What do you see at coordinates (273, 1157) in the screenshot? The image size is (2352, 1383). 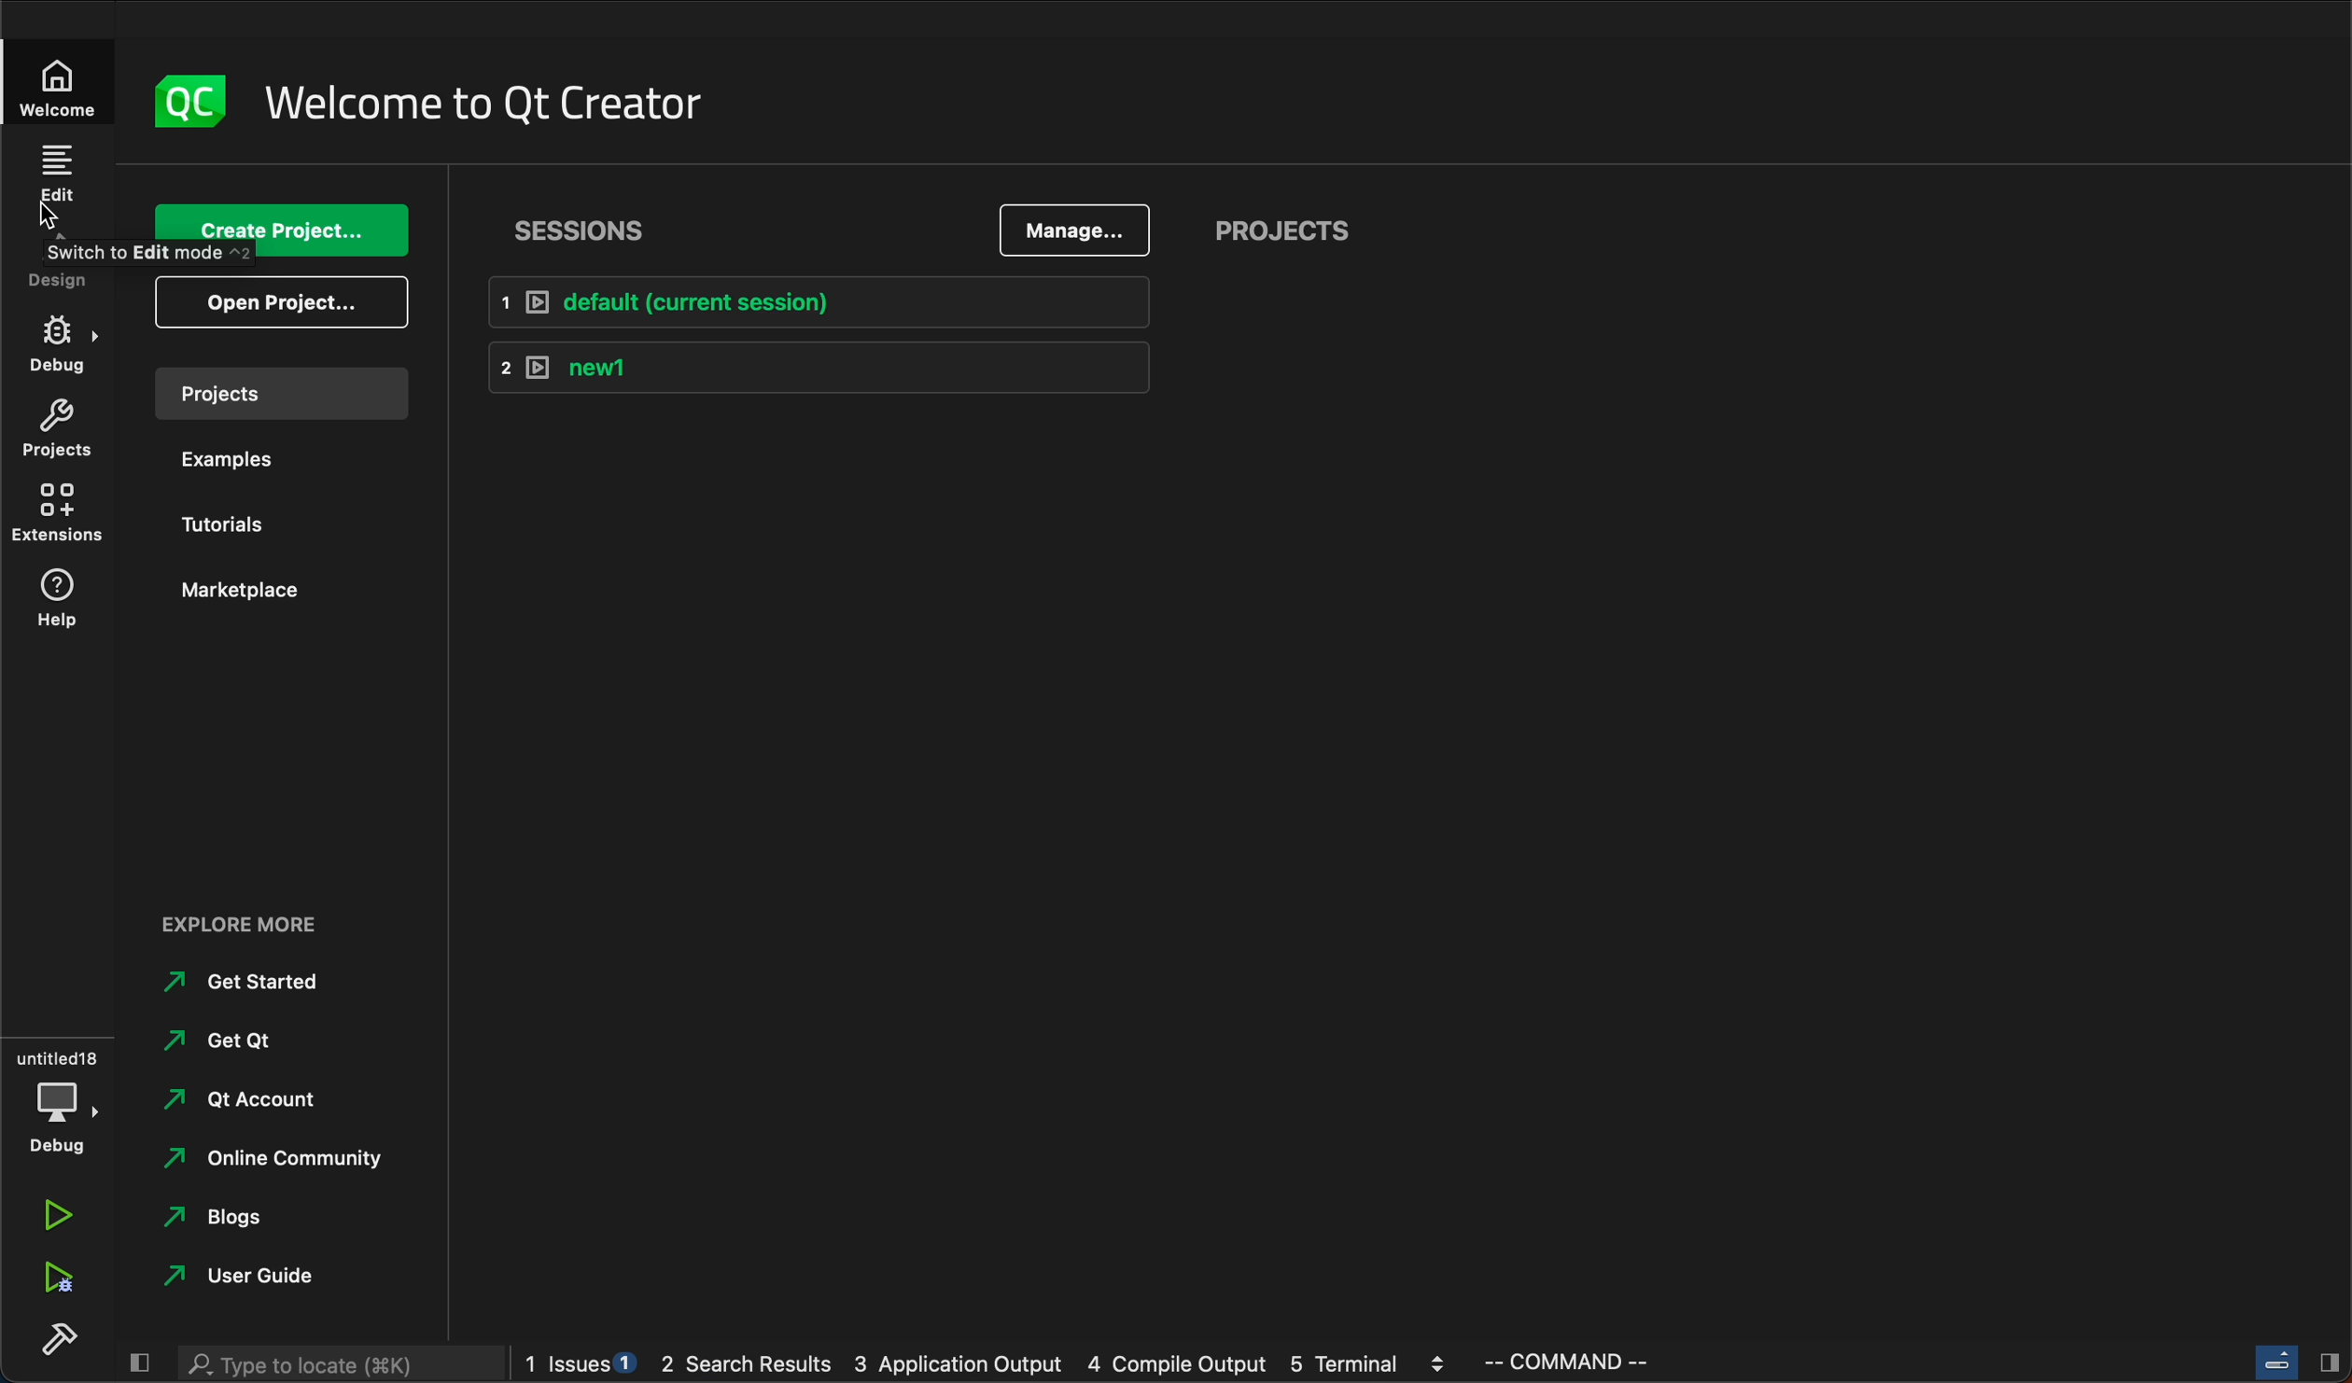 I see `community` at bounding box center [273, 1157].